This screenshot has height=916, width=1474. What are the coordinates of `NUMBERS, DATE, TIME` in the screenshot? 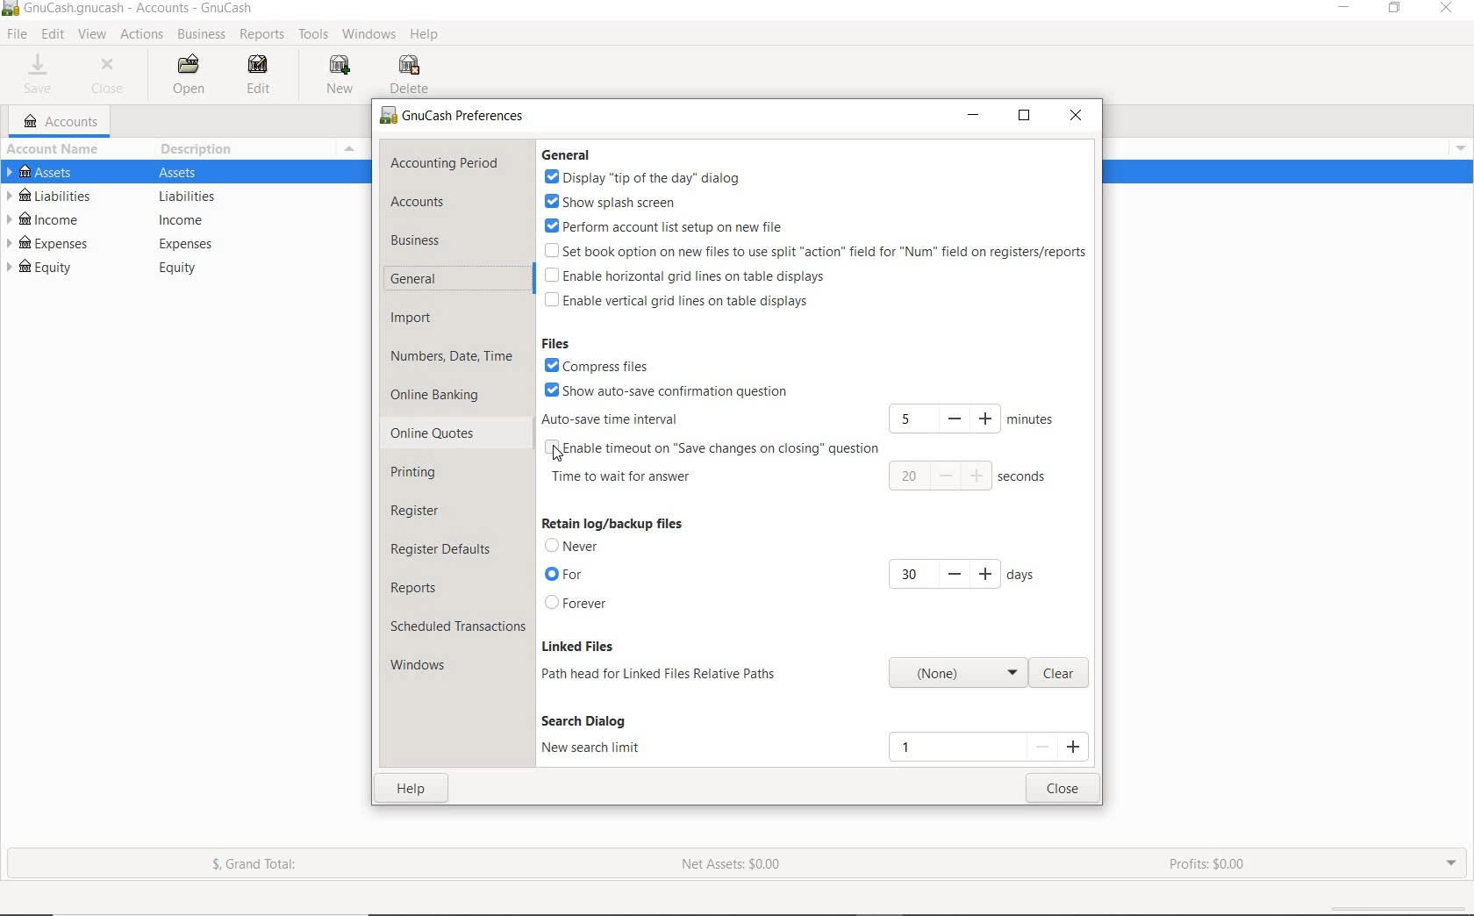 It's located at (454, 358).